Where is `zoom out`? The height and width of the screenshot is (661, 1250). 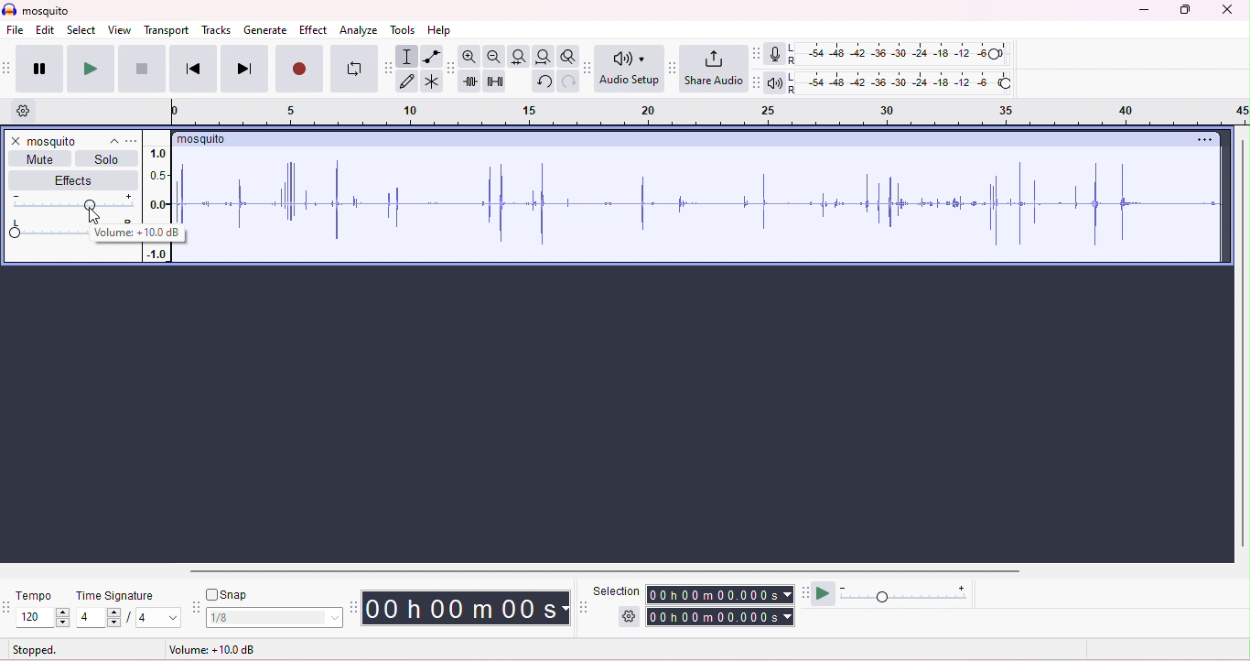
zoom out is located at coordinates (495, 57).